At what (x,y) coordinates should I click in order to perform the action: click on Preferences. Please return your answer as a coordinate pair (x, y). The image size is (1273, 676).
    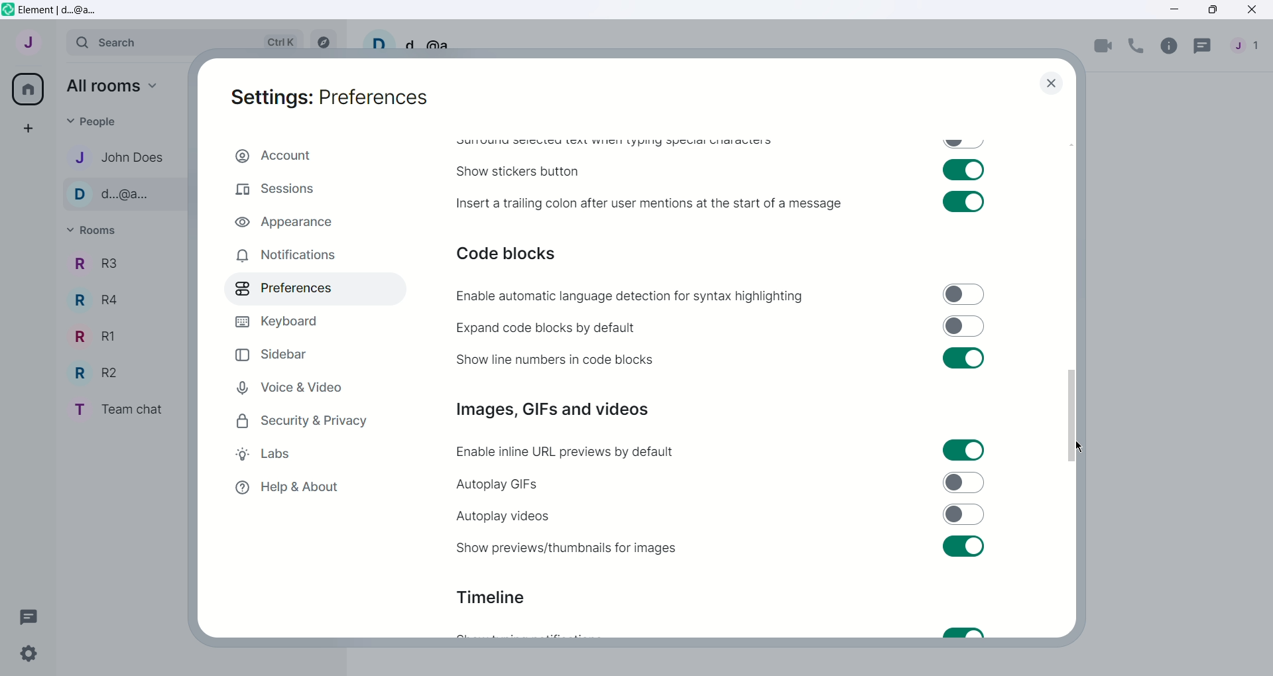
    Looking at the image, I should click on (308, 290).